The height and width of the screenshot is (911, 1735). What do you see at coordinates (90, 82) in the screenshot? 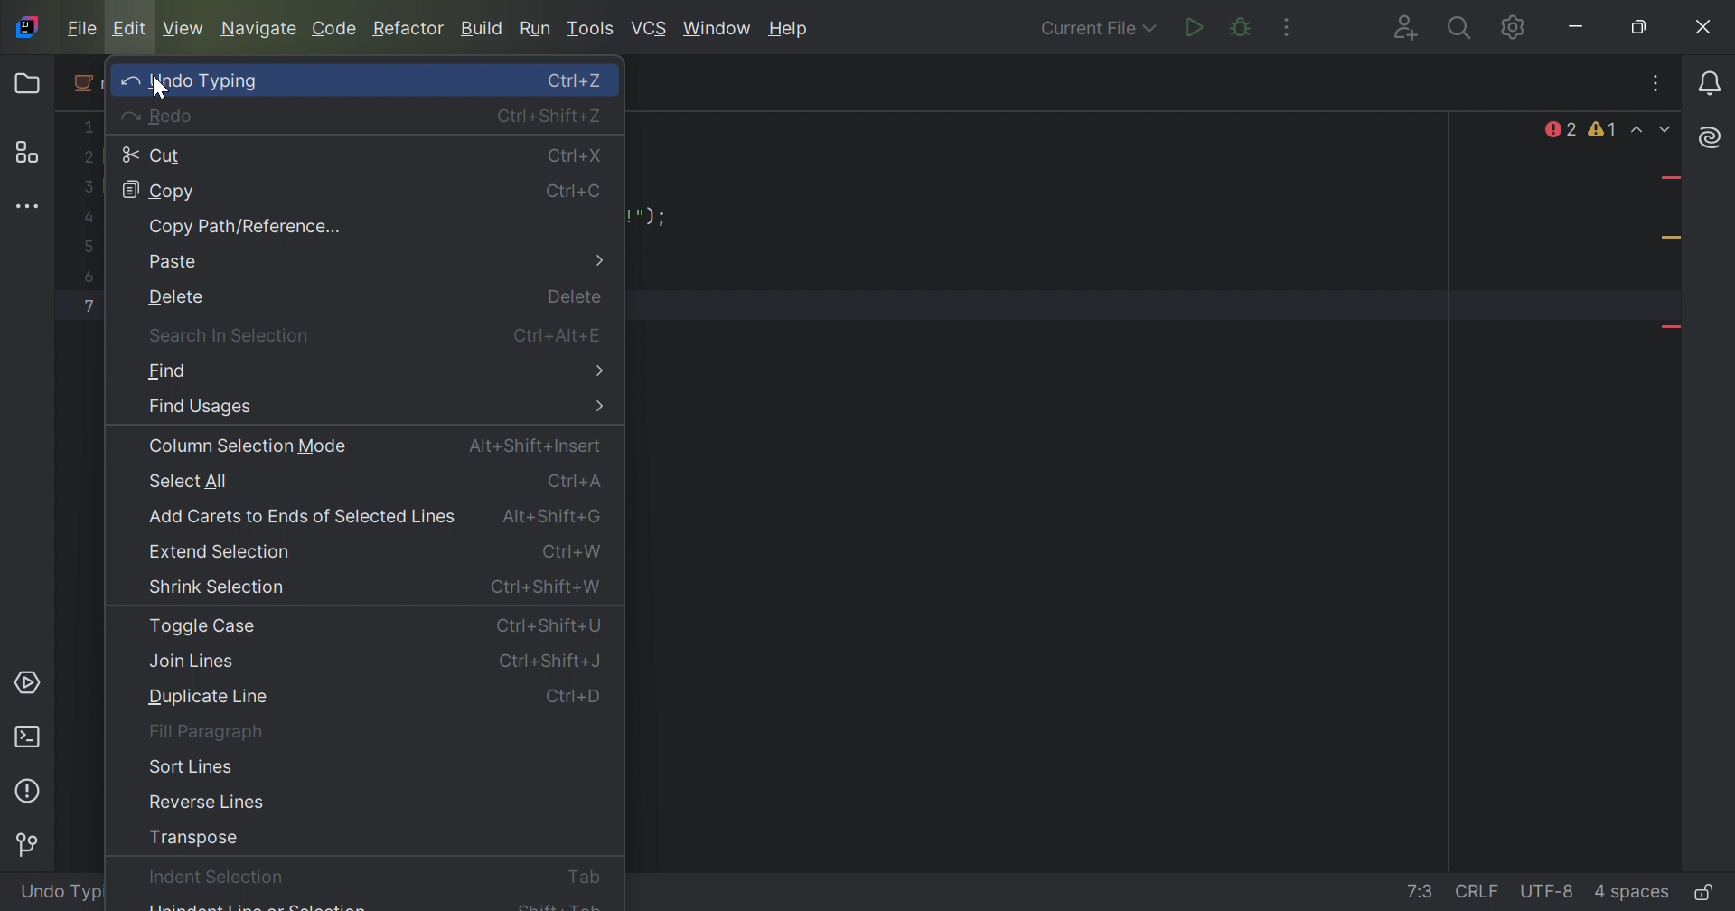
I see `main menu icon` at bounding box center [90, 82].